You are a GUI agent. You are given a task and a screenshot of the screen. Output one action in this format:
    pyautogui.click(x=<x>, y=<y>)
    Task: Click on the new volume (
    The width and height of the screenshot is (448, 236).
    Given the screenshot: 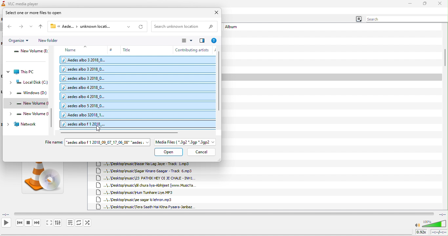 What is the action you would take?
    pyautogui.click(x=27, y=103)
    